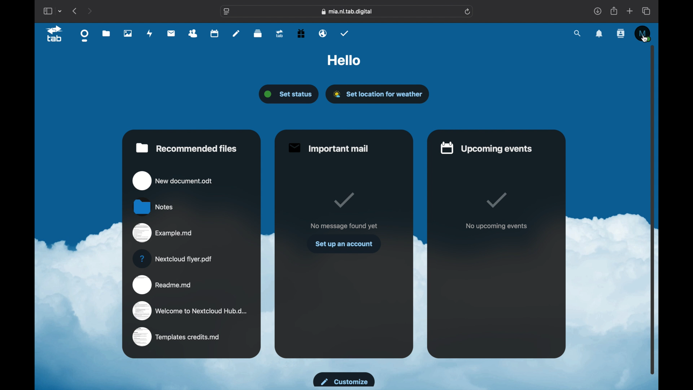 This screenshot has width=693, height=390. I want to click on photos, so click(128, 34).